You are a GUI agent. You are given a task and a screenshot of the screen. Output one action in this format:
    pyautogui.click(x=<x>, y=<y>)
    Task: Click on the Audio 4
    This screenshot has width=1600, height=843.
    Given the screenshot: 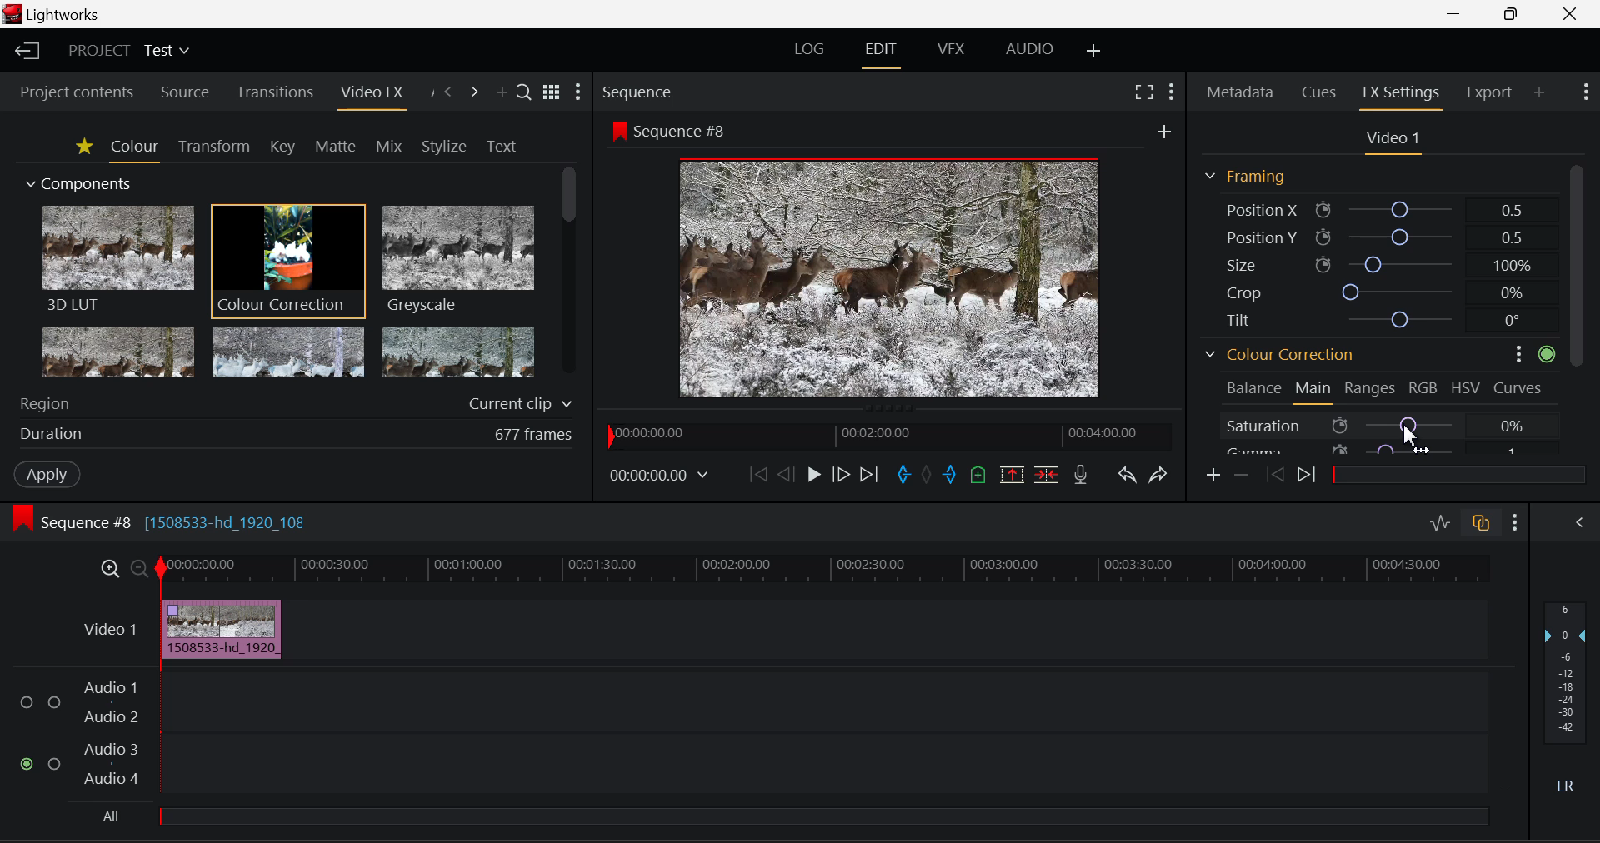 What is the action you would take?
    pyautogui.click(x=113, y=781)
    